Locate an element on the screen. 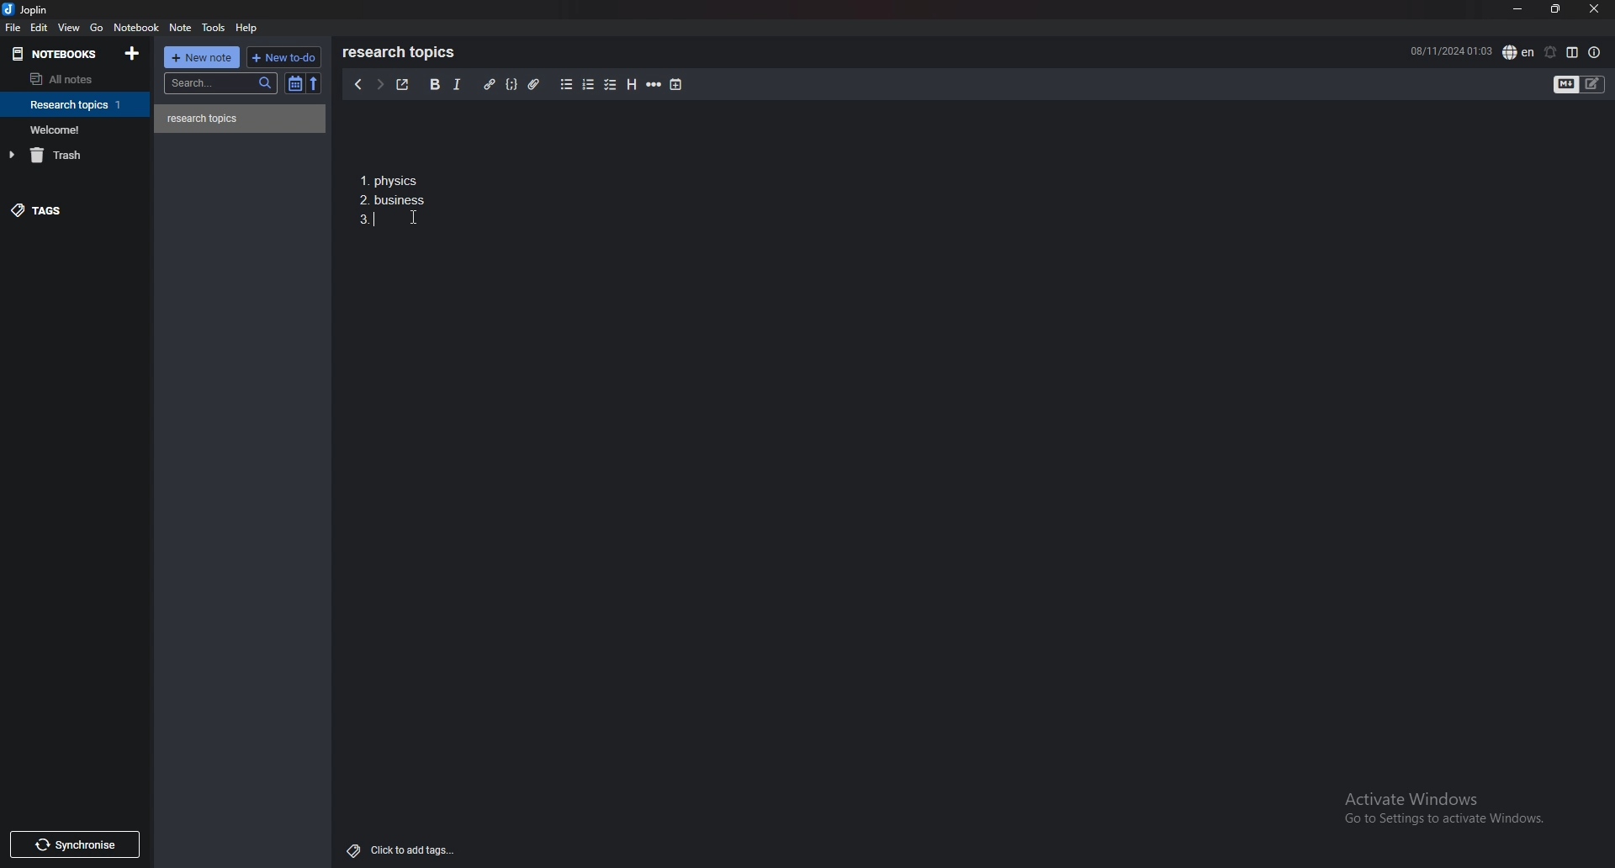 Image resolution: width=1615 pixels, height=868 pixels. set alarm is located at coordinates (1549, 52).